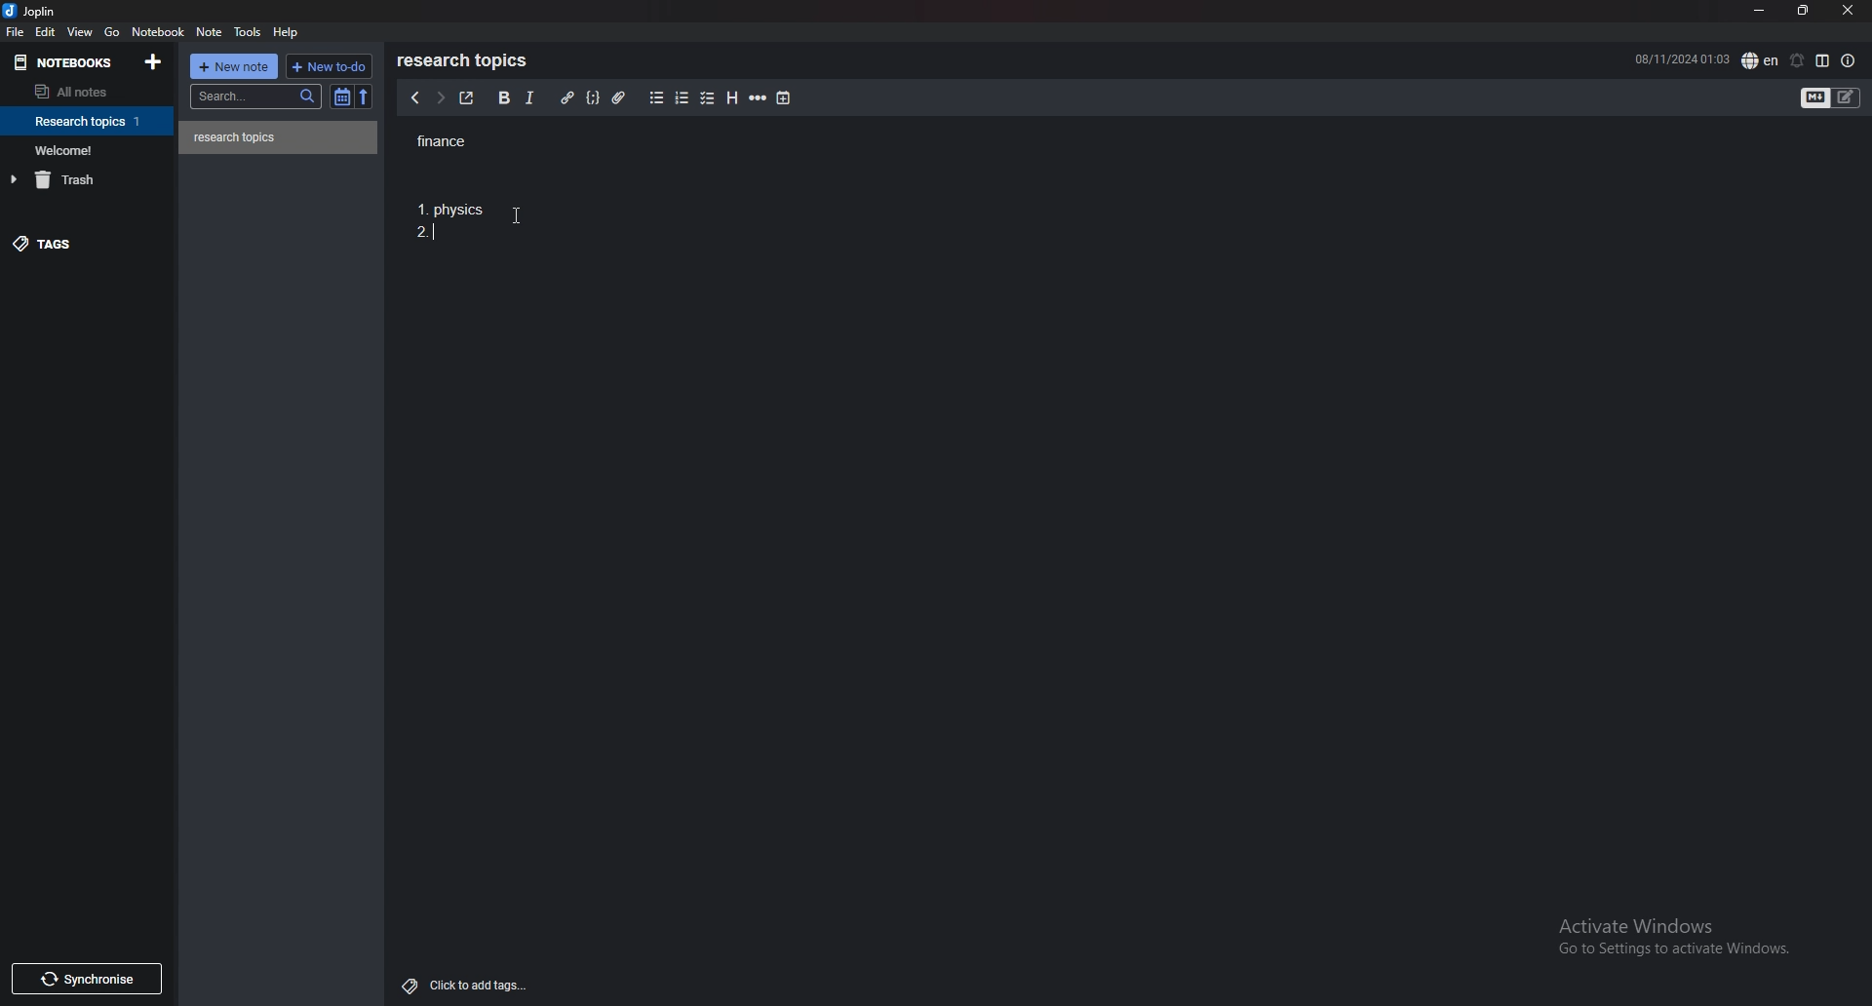  Describe the element at coordinates (236, 65) in the screenshot. I see `new note` at that location.